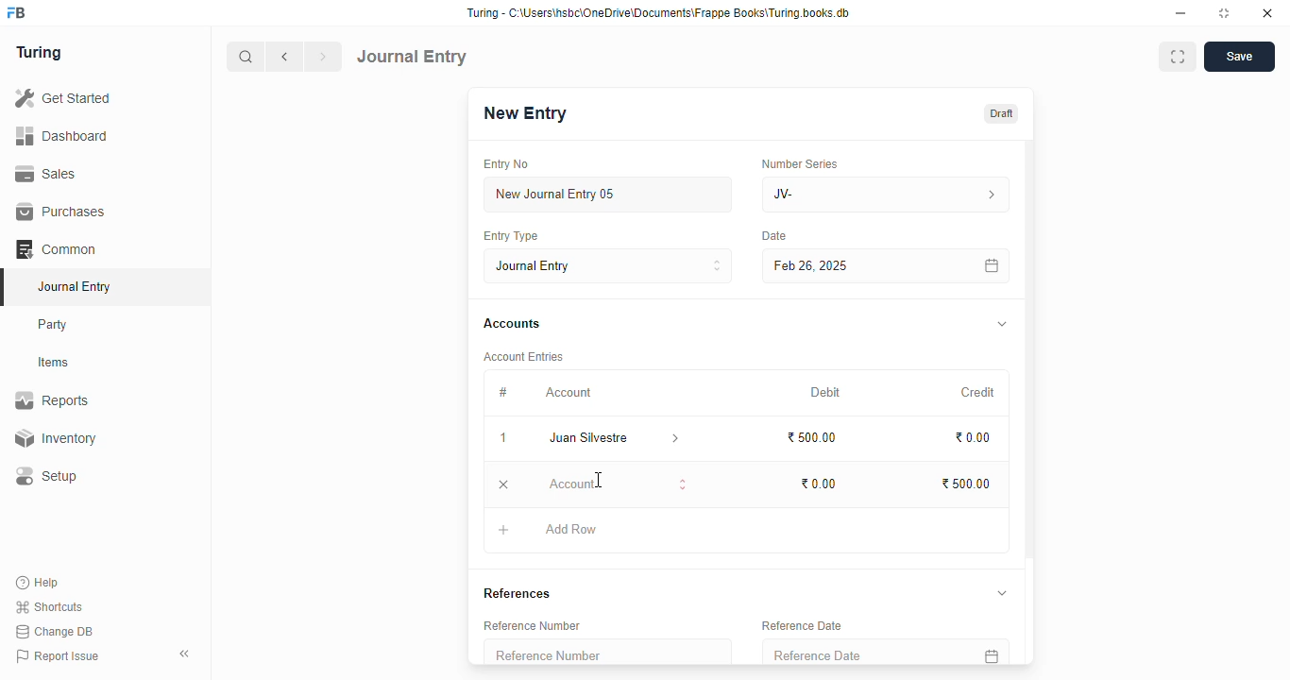 This screenshot has height=680, width=1290. I want to click on inventory, so click(55, 438).